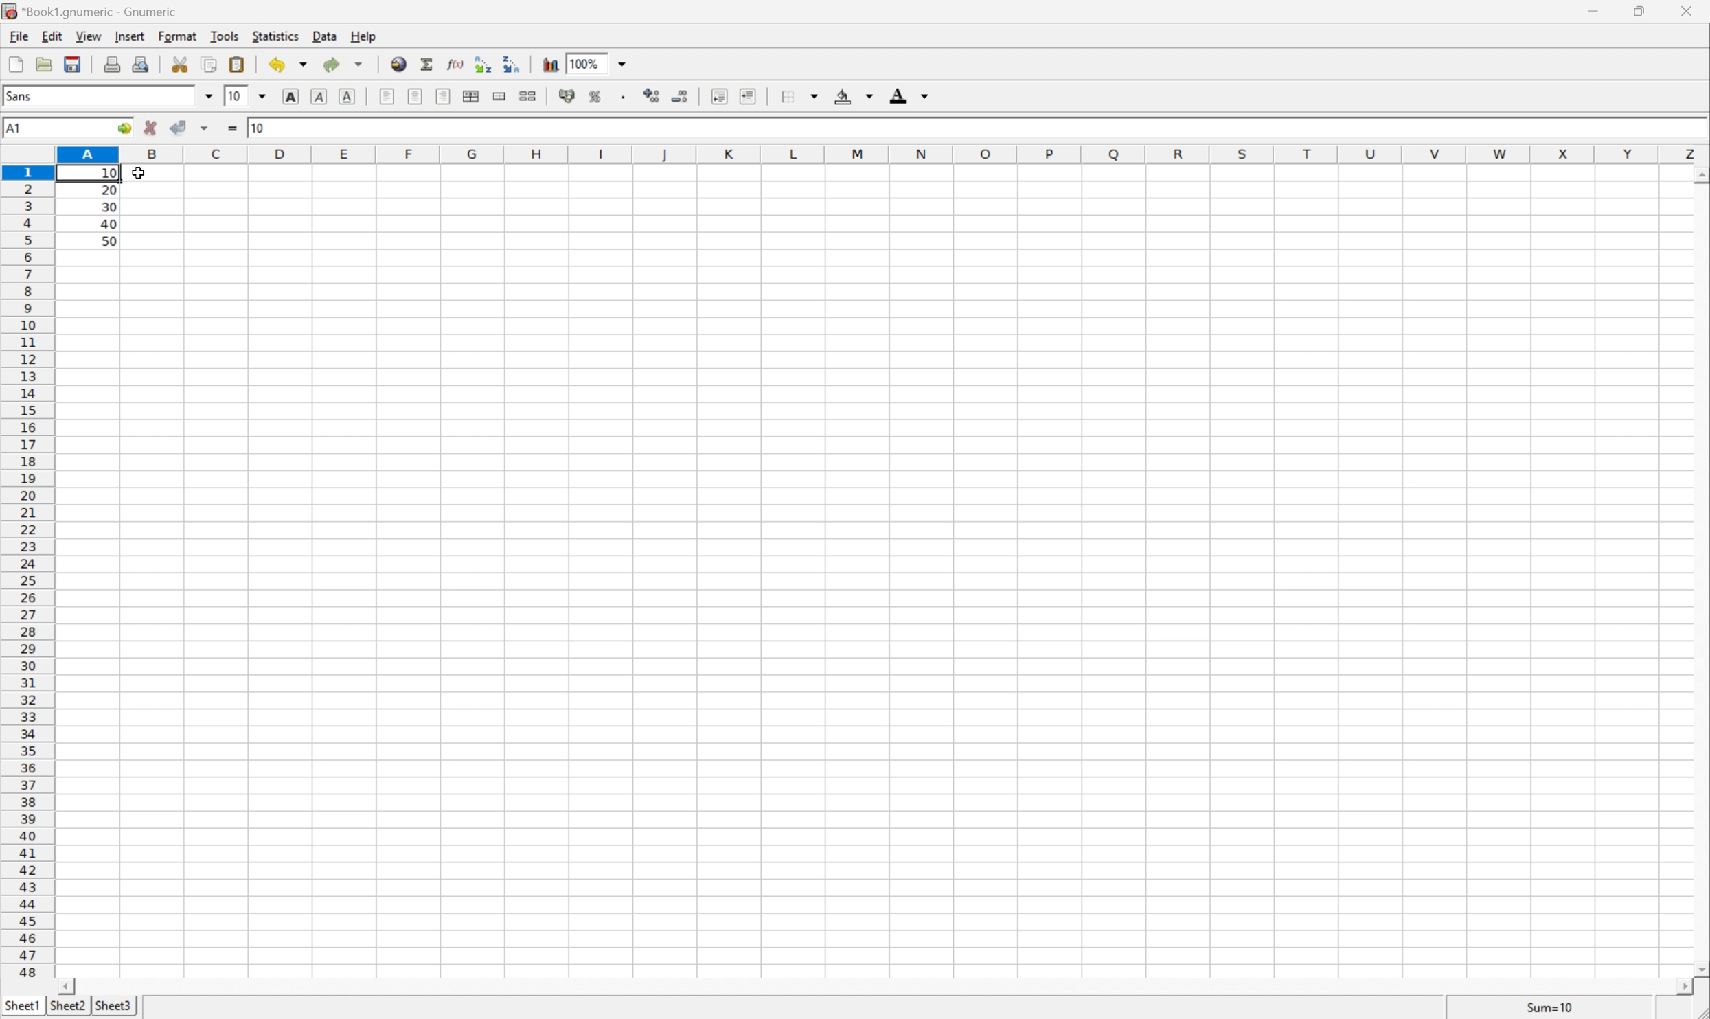 The image size is (1710, 1019). Describe the element at coordinates (483, 63) in the screenshot. I see `Sort the selected region in ascending order based on the first column selected` at that location.